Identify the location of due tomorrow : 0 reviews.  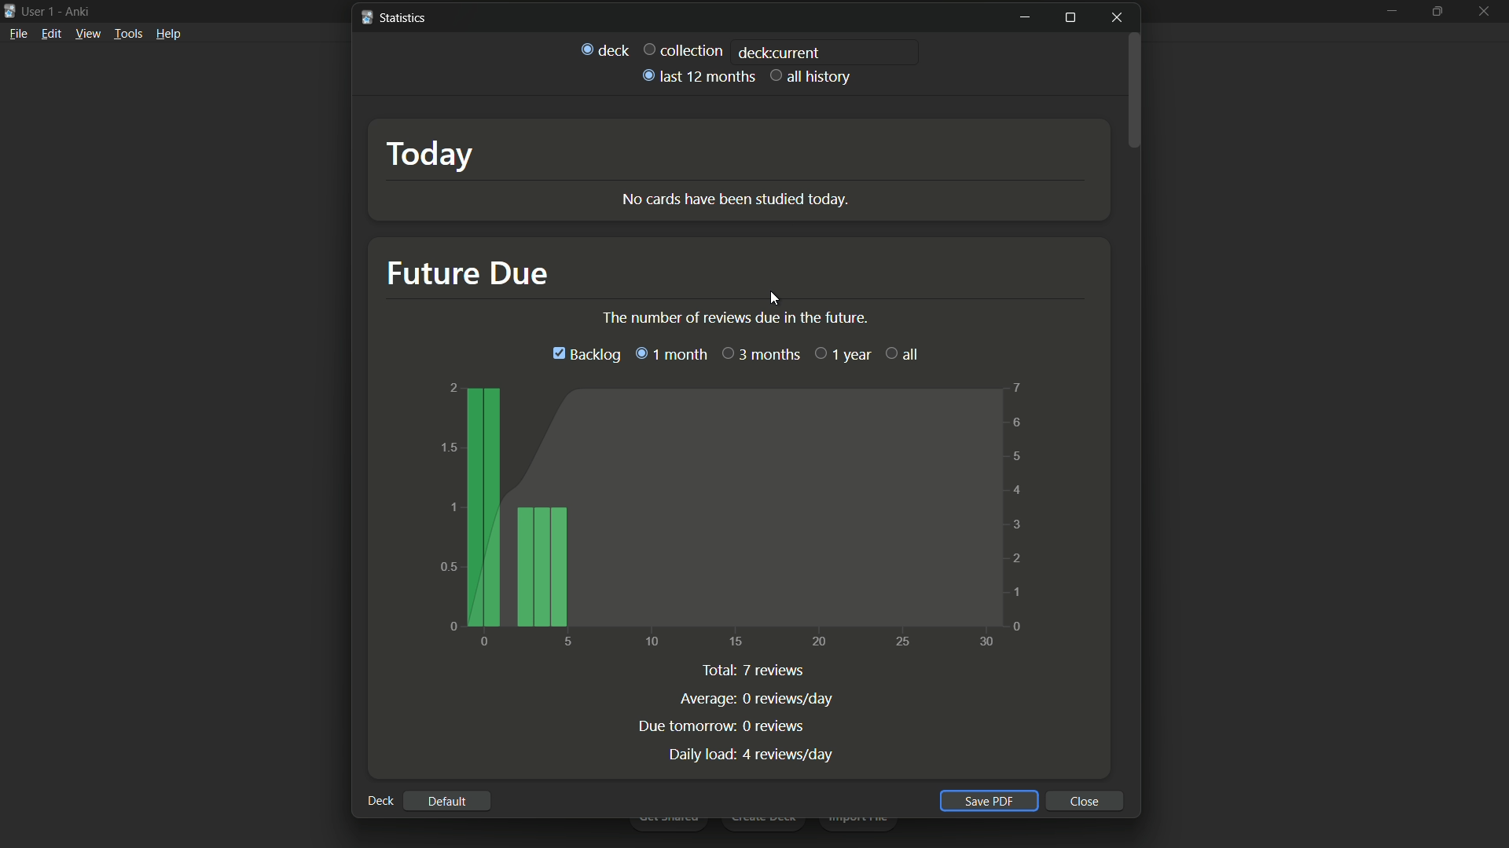
(720, 727).